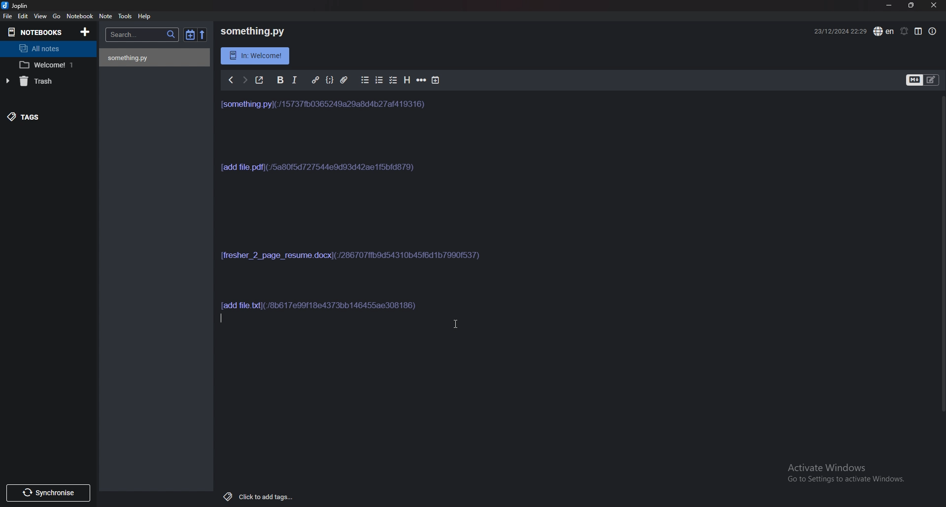 This screenshot has height=507, width=946. I want to click on Search, so click(142, 35).